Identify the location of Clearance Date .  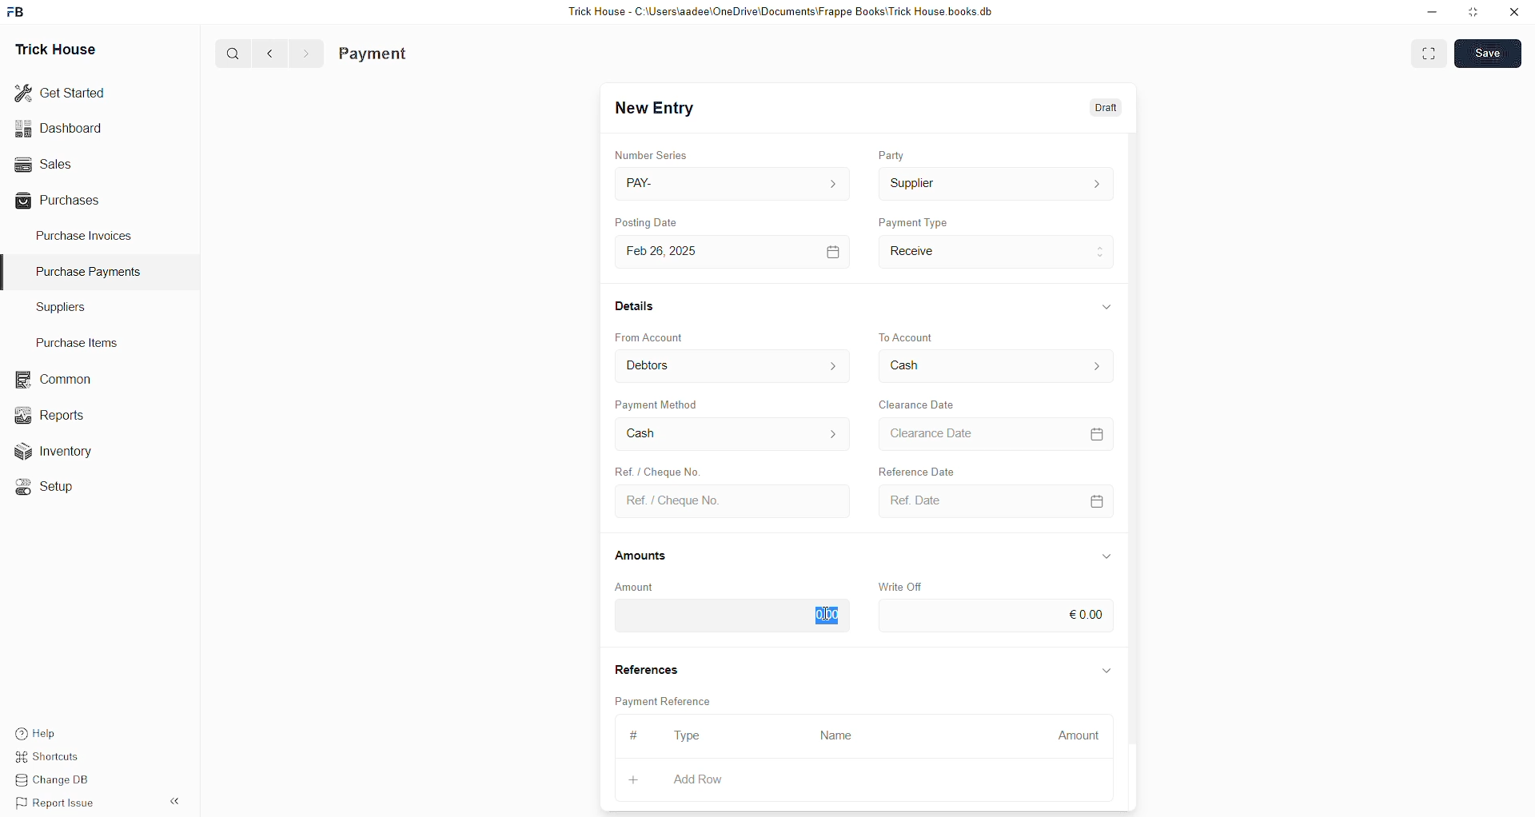
(993, 432).